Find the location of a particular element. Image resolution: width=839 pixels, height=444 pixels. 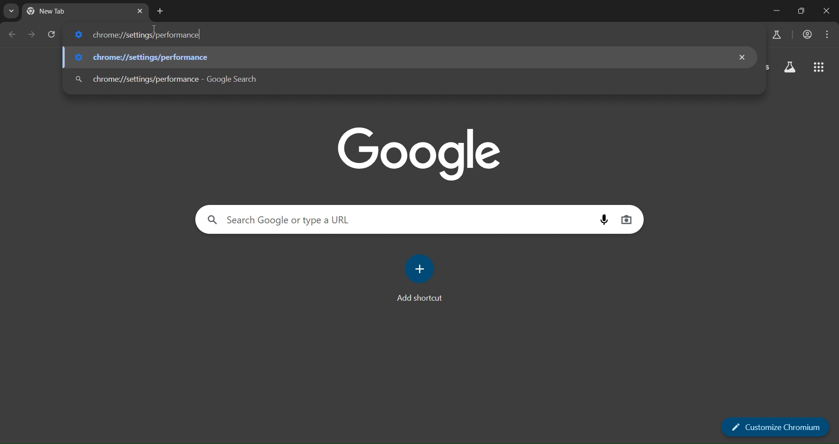

chrome://settings/performance is located at coordinates (397, 57).